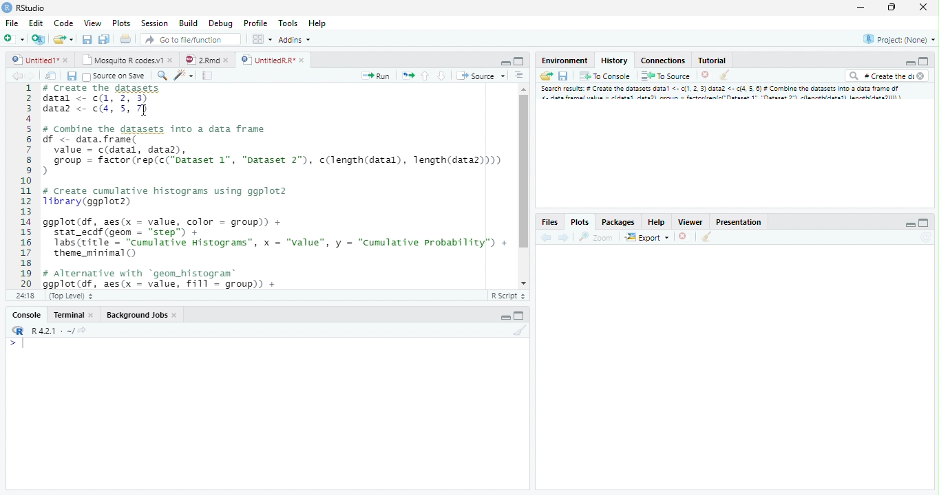 This screenshot has height=495, width=939. What do you see at coordinates (50, 76) in the screenshot?
I see `Show in the new window` at bounding box center [50, 76].